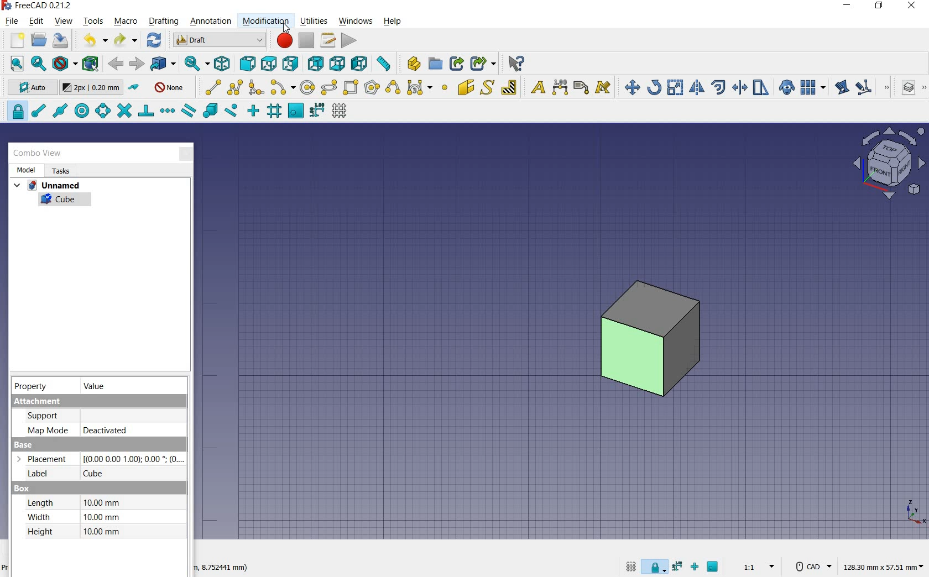 The height and width of the screenshot is (577, 929). Describe the element at coordinates (352, 87) in the screenshot. I see `rectangle` at that location.